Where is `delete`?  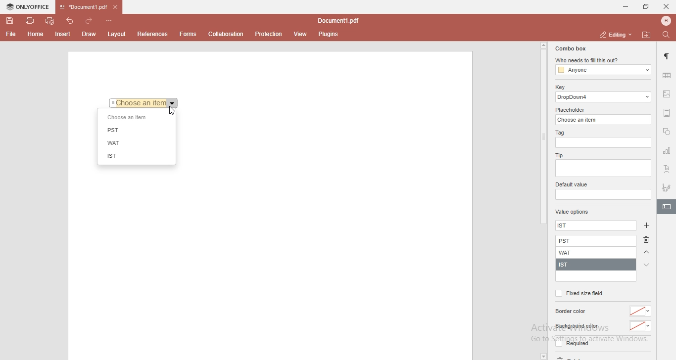
delete is located at coordinates (648, 241).